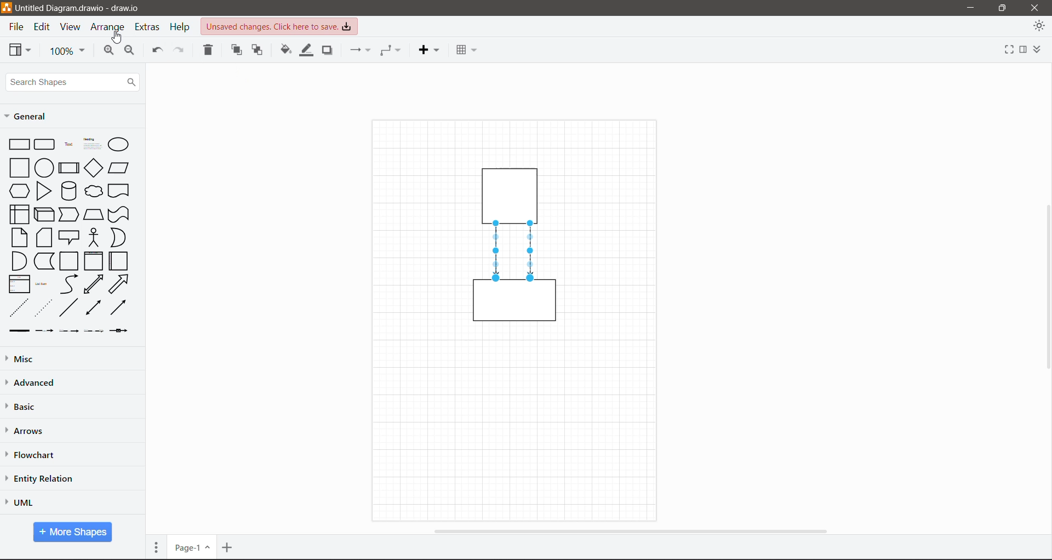  Describe the element at coordinates (285, 50) in the screenshot. I see `Fill Color` at that location.